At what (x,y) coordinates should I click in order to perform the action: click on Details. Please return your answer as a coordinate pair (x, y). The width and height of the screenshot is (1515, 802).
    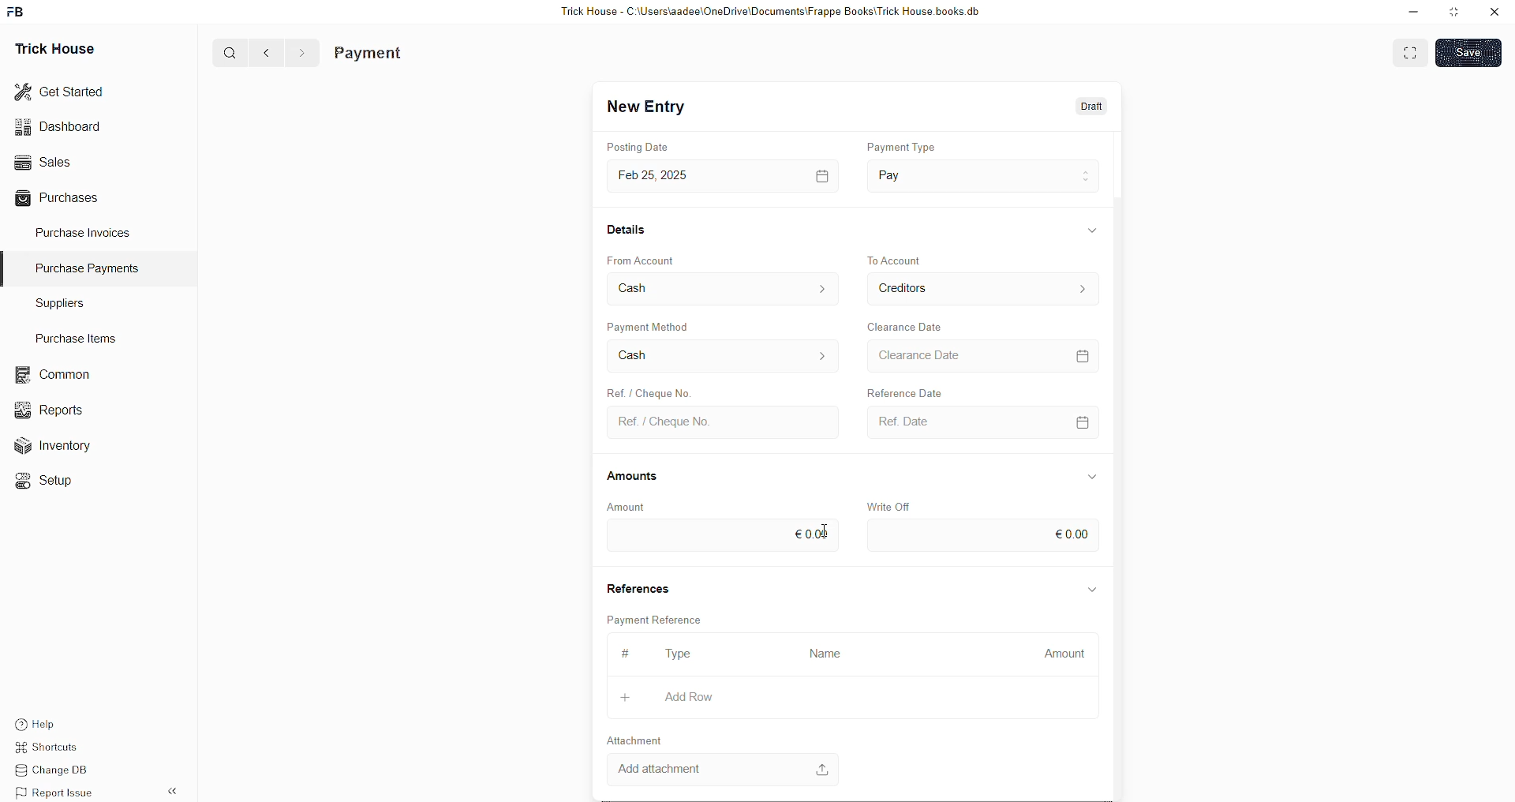
    Looking at the image, I should click on (623, 231).